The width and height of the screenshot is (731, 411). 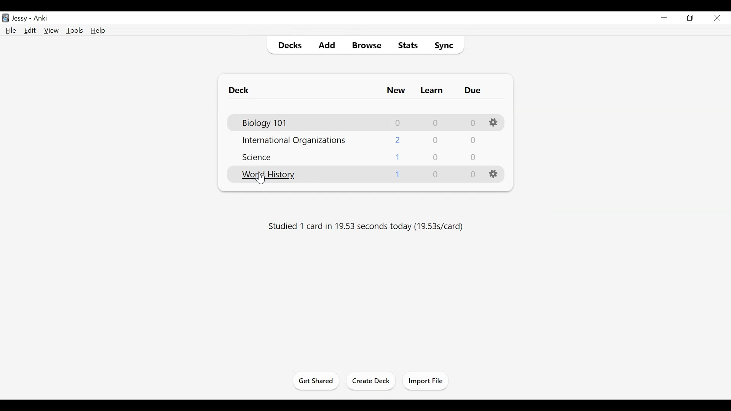 What do you see at coordinates (472, 139) in the screenshot?
I see `Due Cards Count` at bounding box center [472, 139].